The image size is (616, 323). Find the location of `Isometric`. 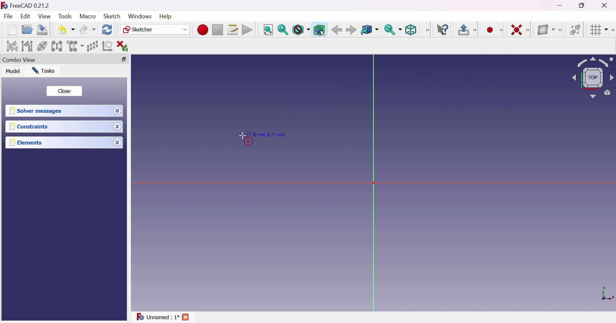

Isometric is located at coordinates (411, 30).